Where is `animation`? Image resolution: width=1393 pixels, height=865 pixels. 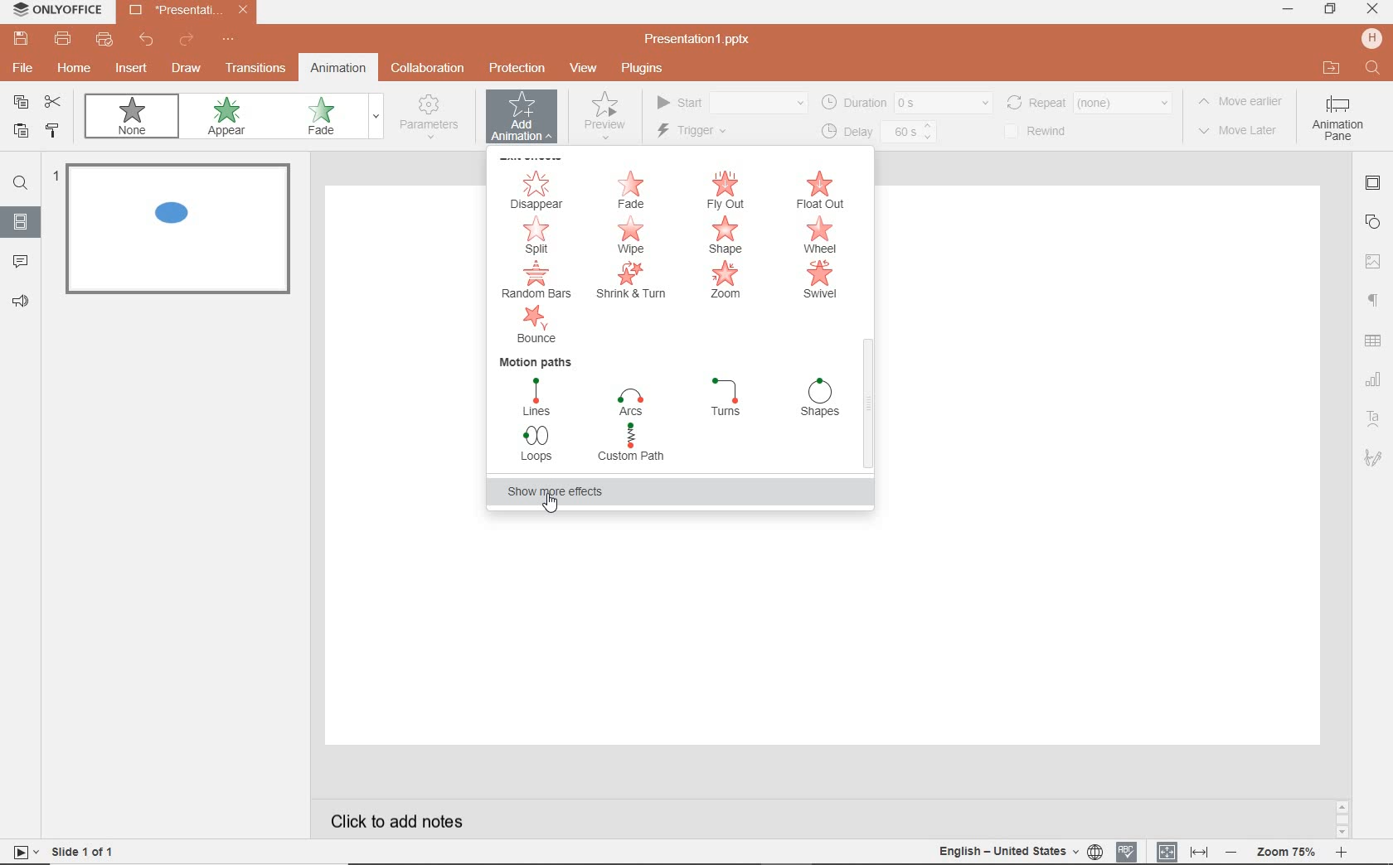
animation is located at coordinates (337, 67).